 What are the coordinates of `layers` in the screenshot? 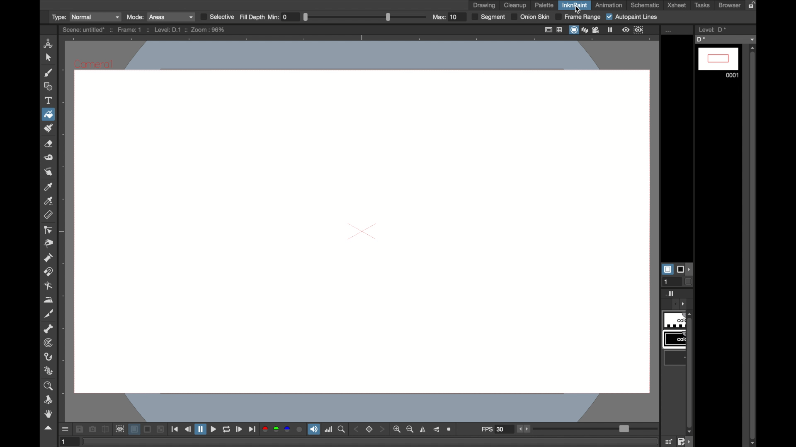 It's located at (584, 29).